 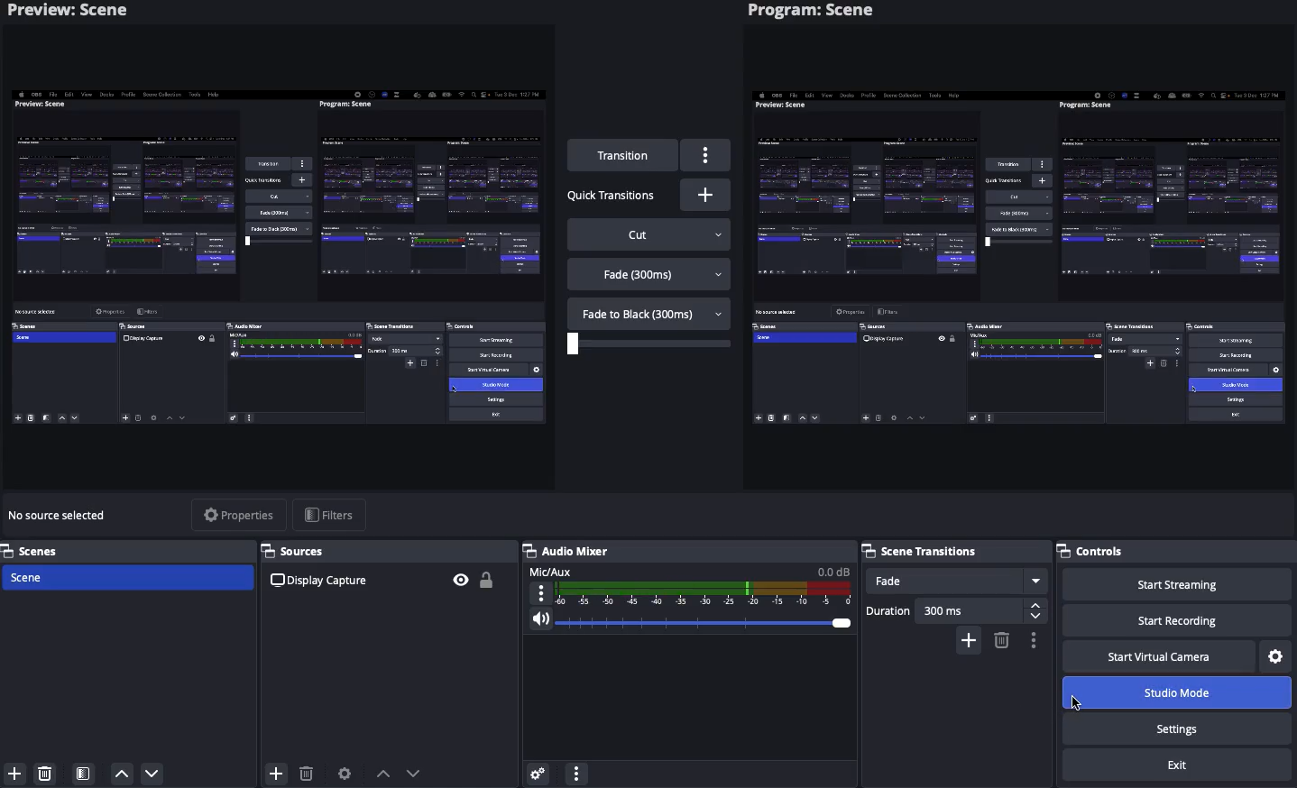 What do you see at coordinates (306, 768) in the screenshot?
I see `delete` at bounding box center [306, 768].